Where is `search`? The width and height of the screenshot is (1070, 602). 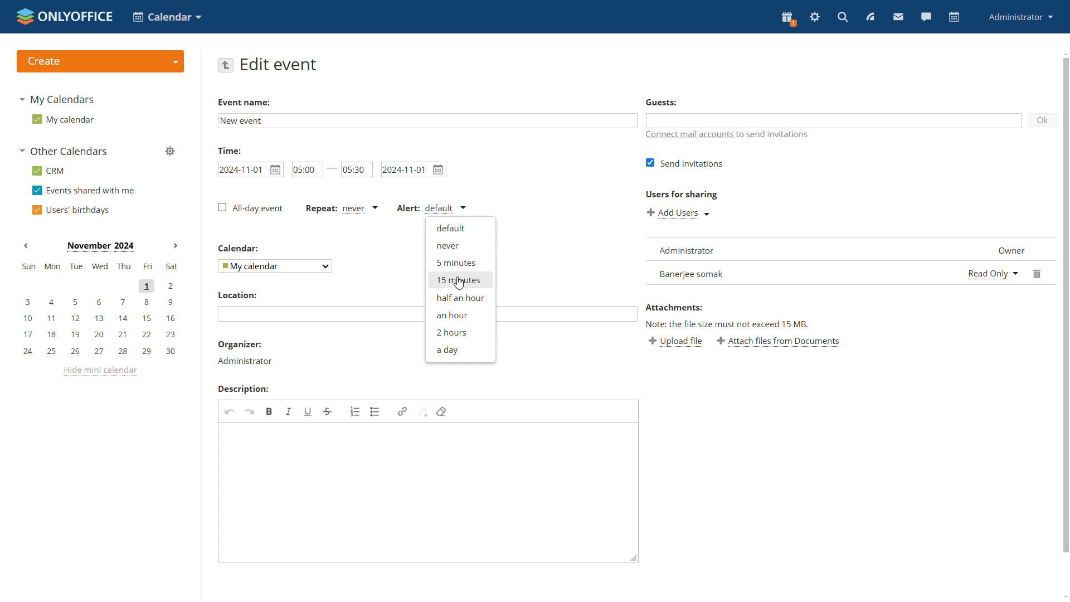 search is located at coordinates (842, 18).